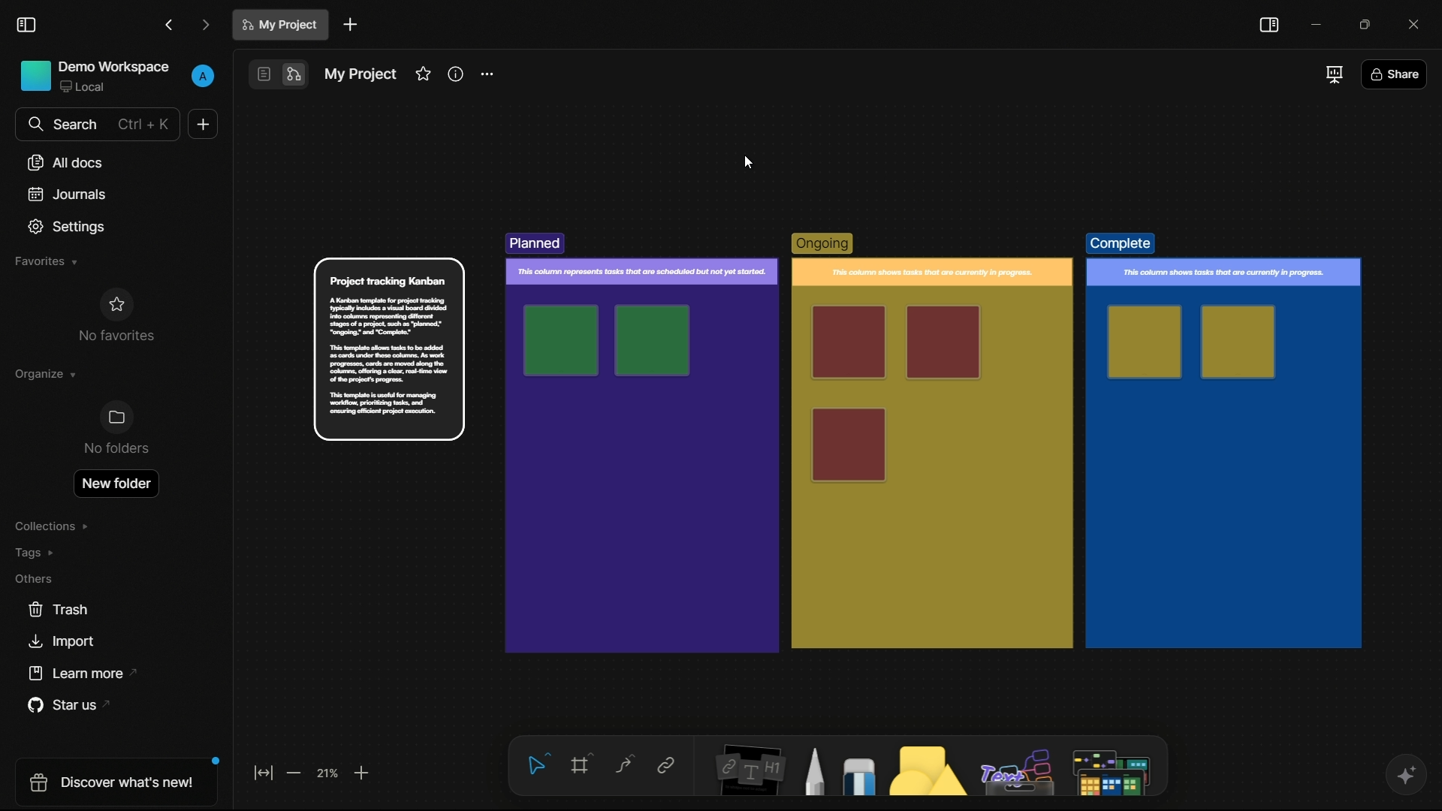 This screenshot has height=811, width=1442. Describe the element at coordinates (170, 26) in the screenshot. I see `back` at that location.